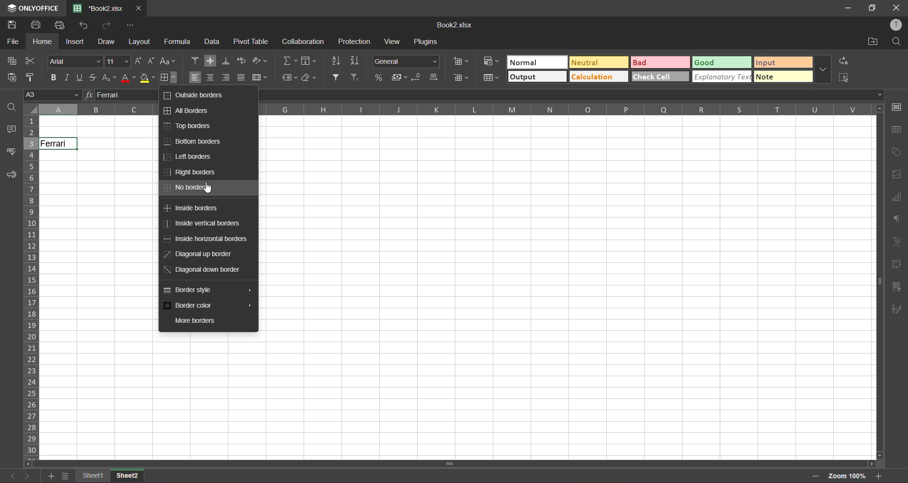 The width and height of the screenshot is (908, 483). I want to click on more borders, so click(193, 320).